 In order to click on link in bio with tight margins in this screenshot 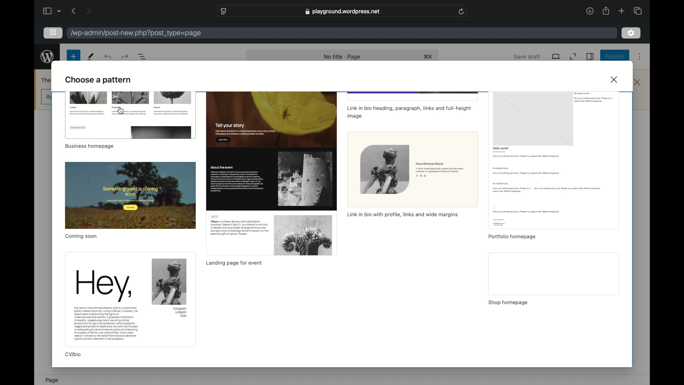, I will do `click(403, 215)`.